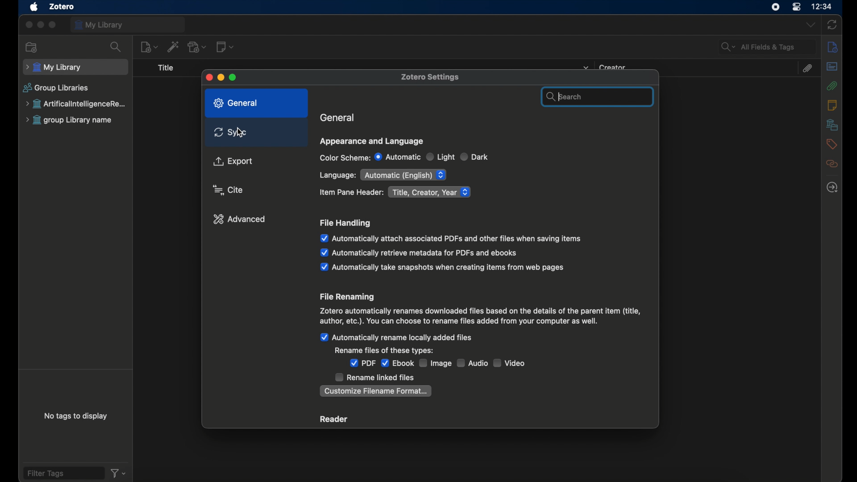  I want to click on close, so click(28, 25).